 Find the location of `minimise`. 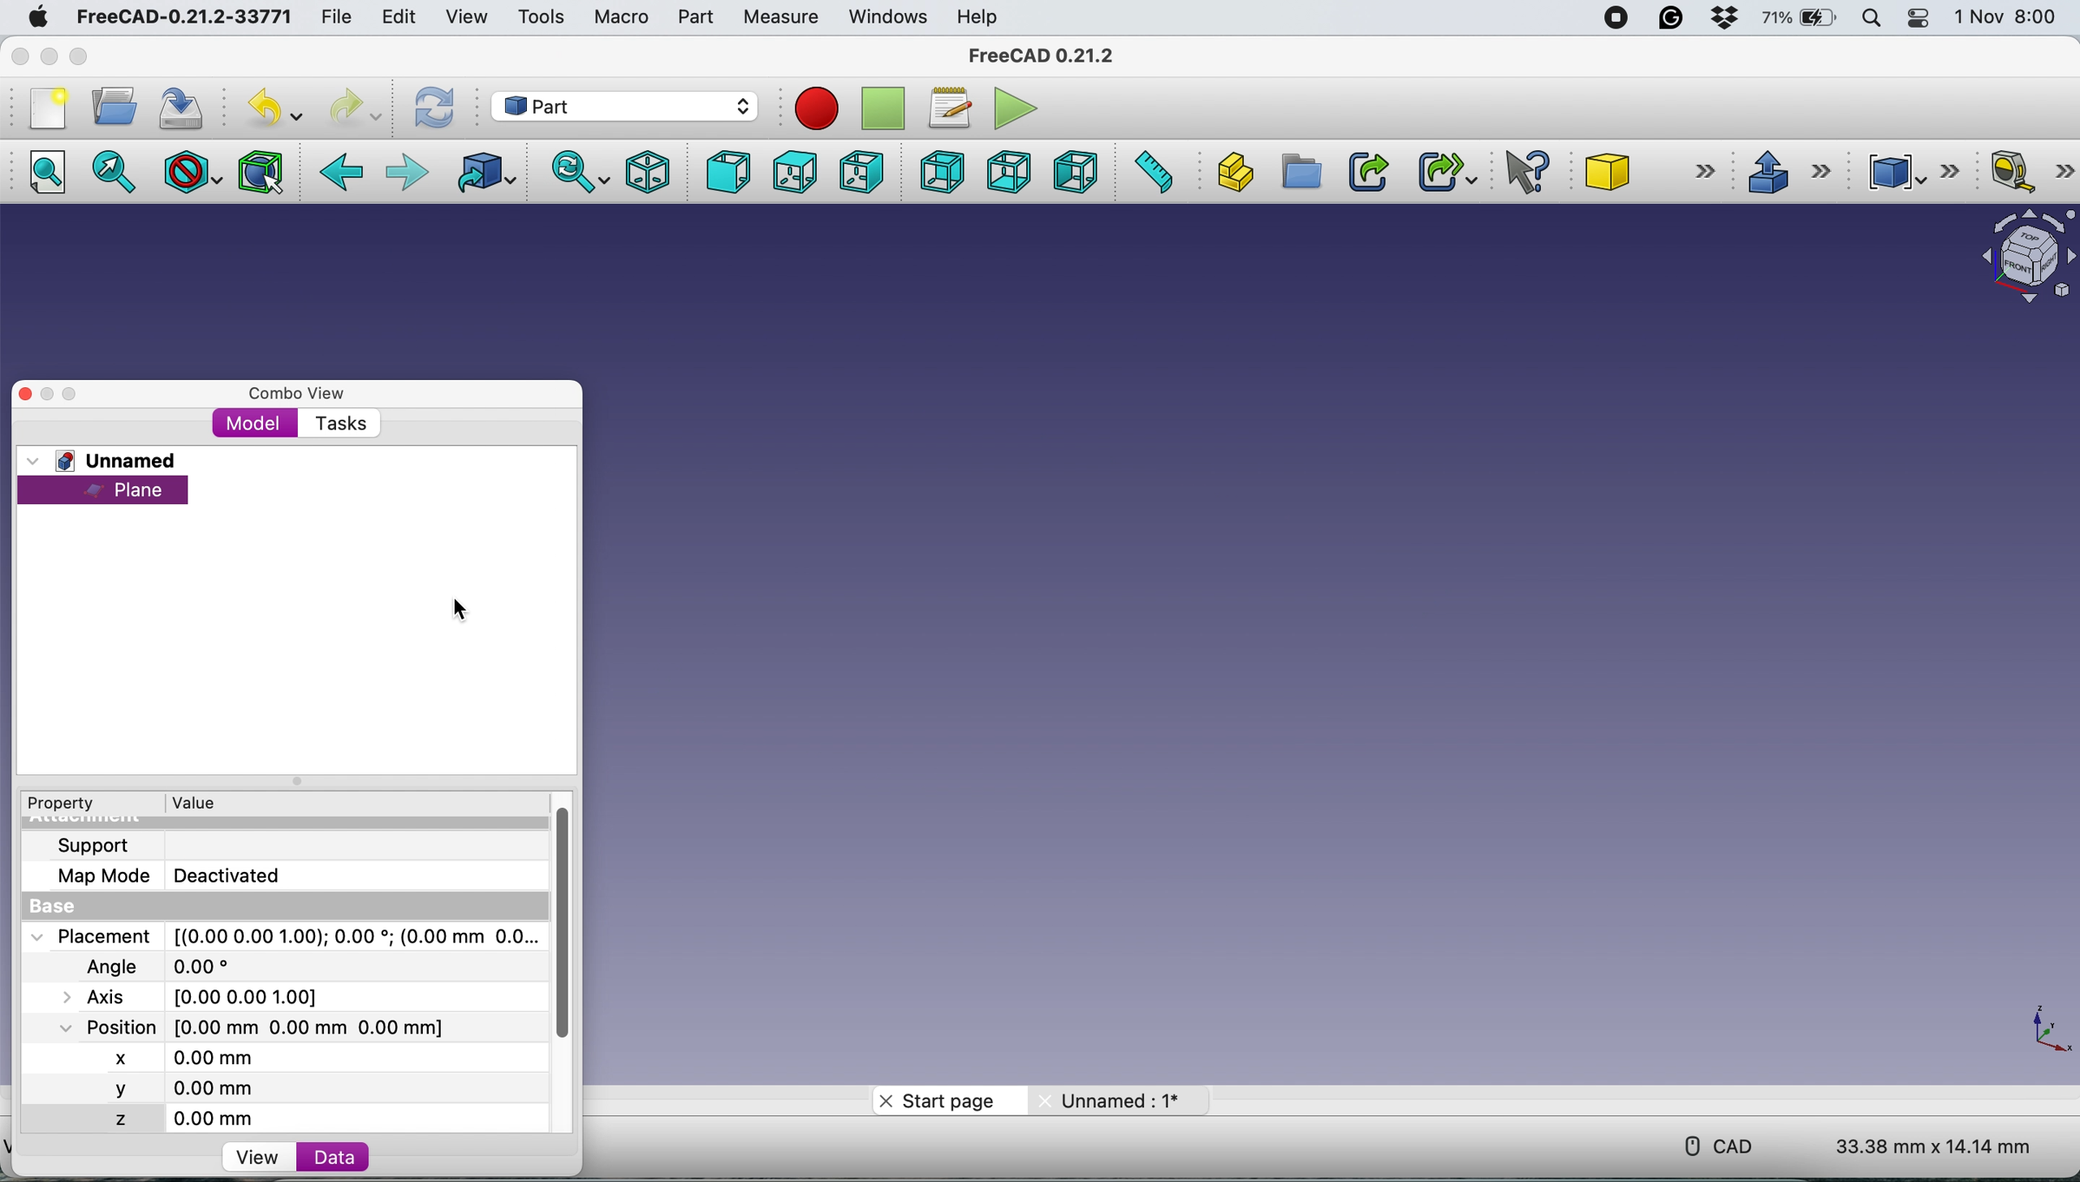

minimise is located at coordinates (49, 55).